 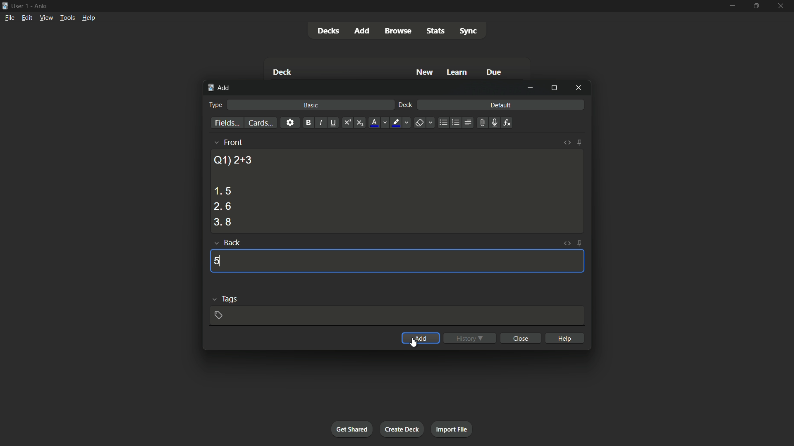 What do you see at coordinates (260, 123) in the screenshot?
I see `cards` at bounding box center [260, 123].